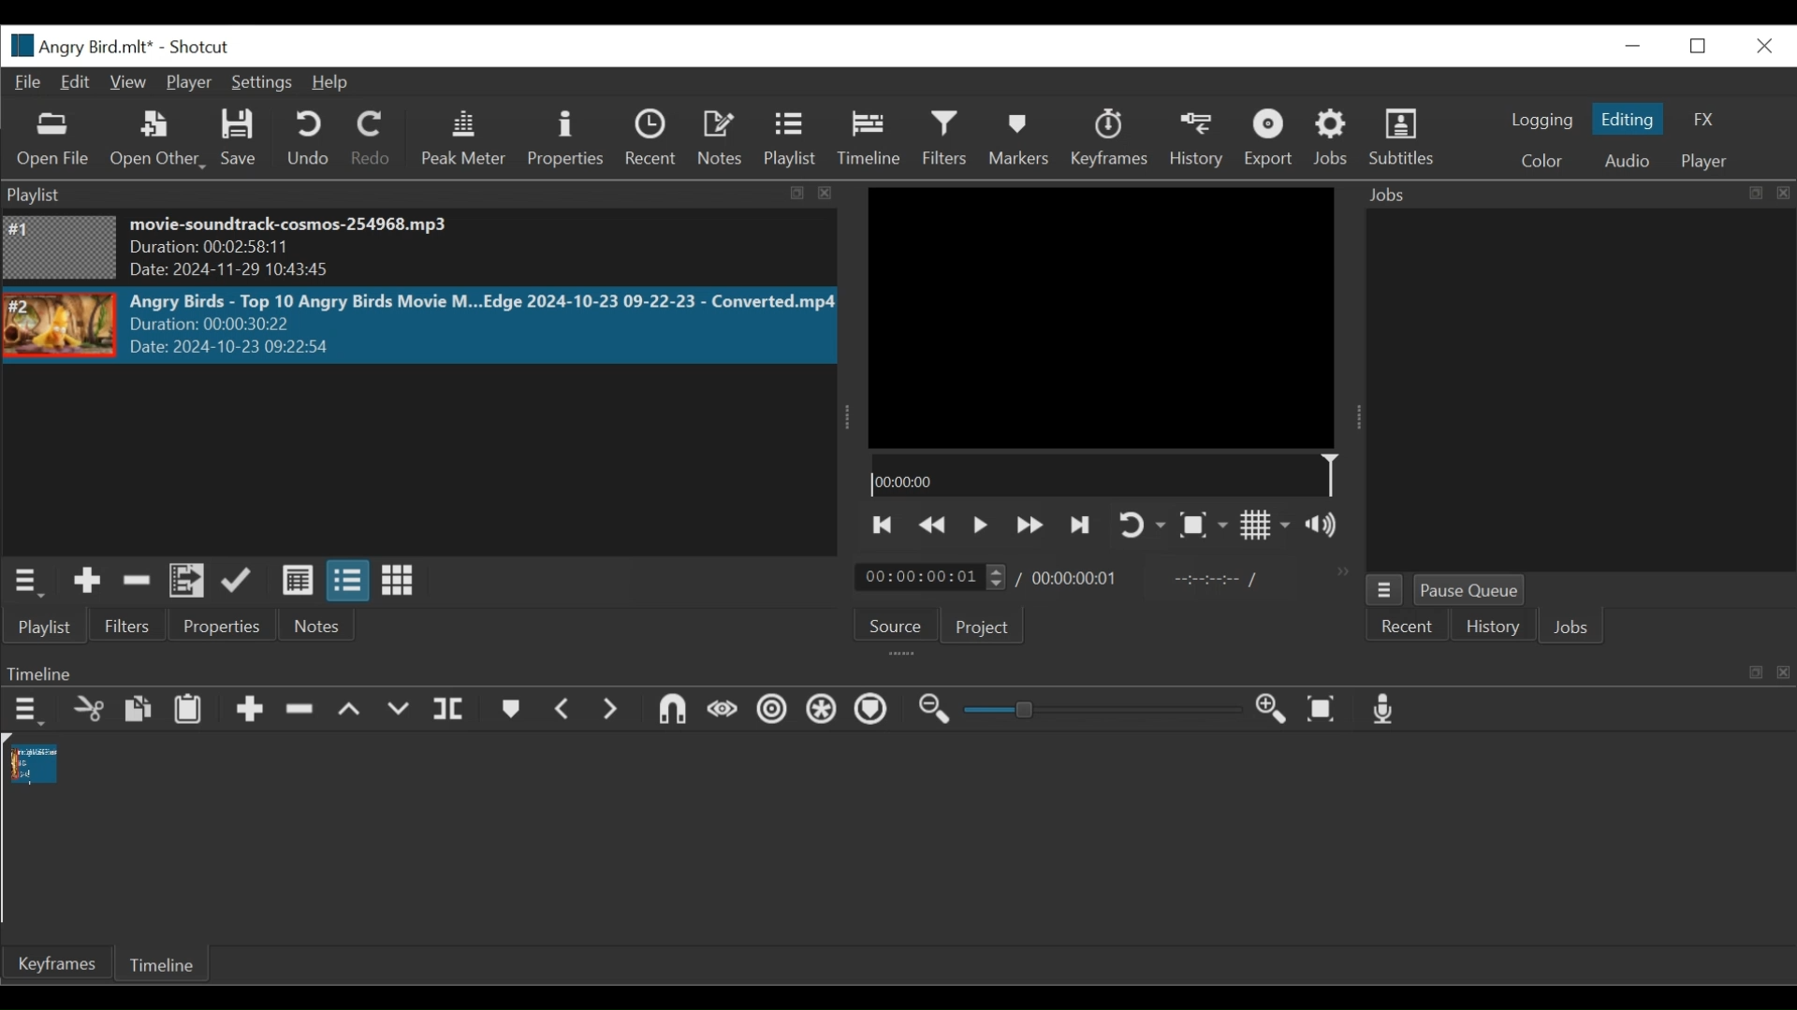 The height and width of the screenshot is (1010, 1797). Describe the element at coordinates (884, 526) in the screenshot. I see `Skip to the next point` at that location.